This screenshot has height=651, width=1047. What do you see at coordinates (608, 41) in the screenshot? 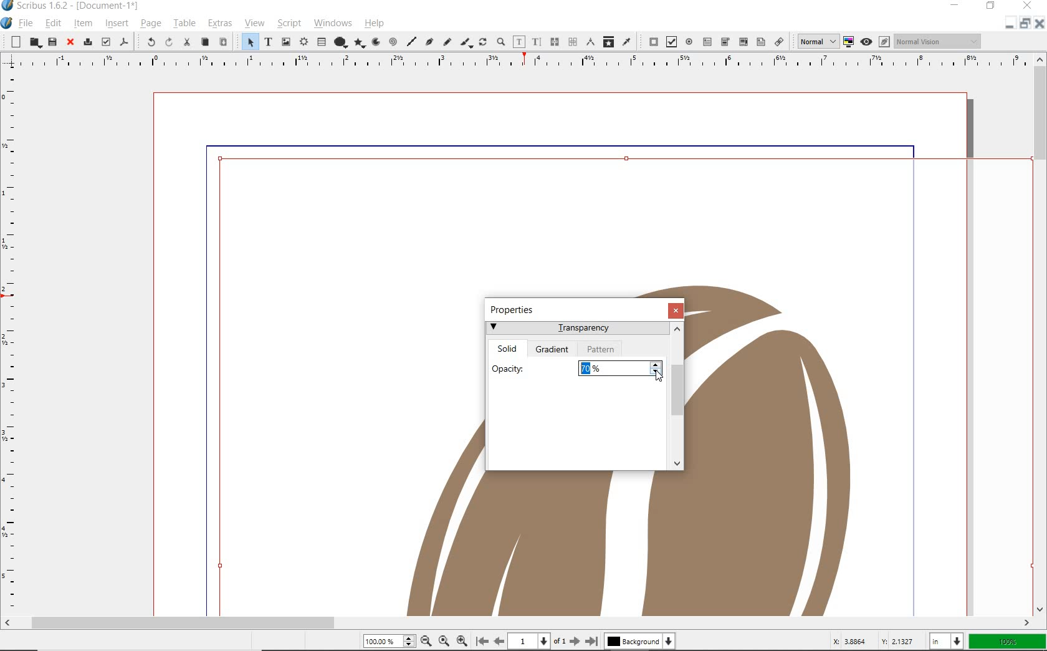
I see `copy item properties` at bounding box center [608, 41].